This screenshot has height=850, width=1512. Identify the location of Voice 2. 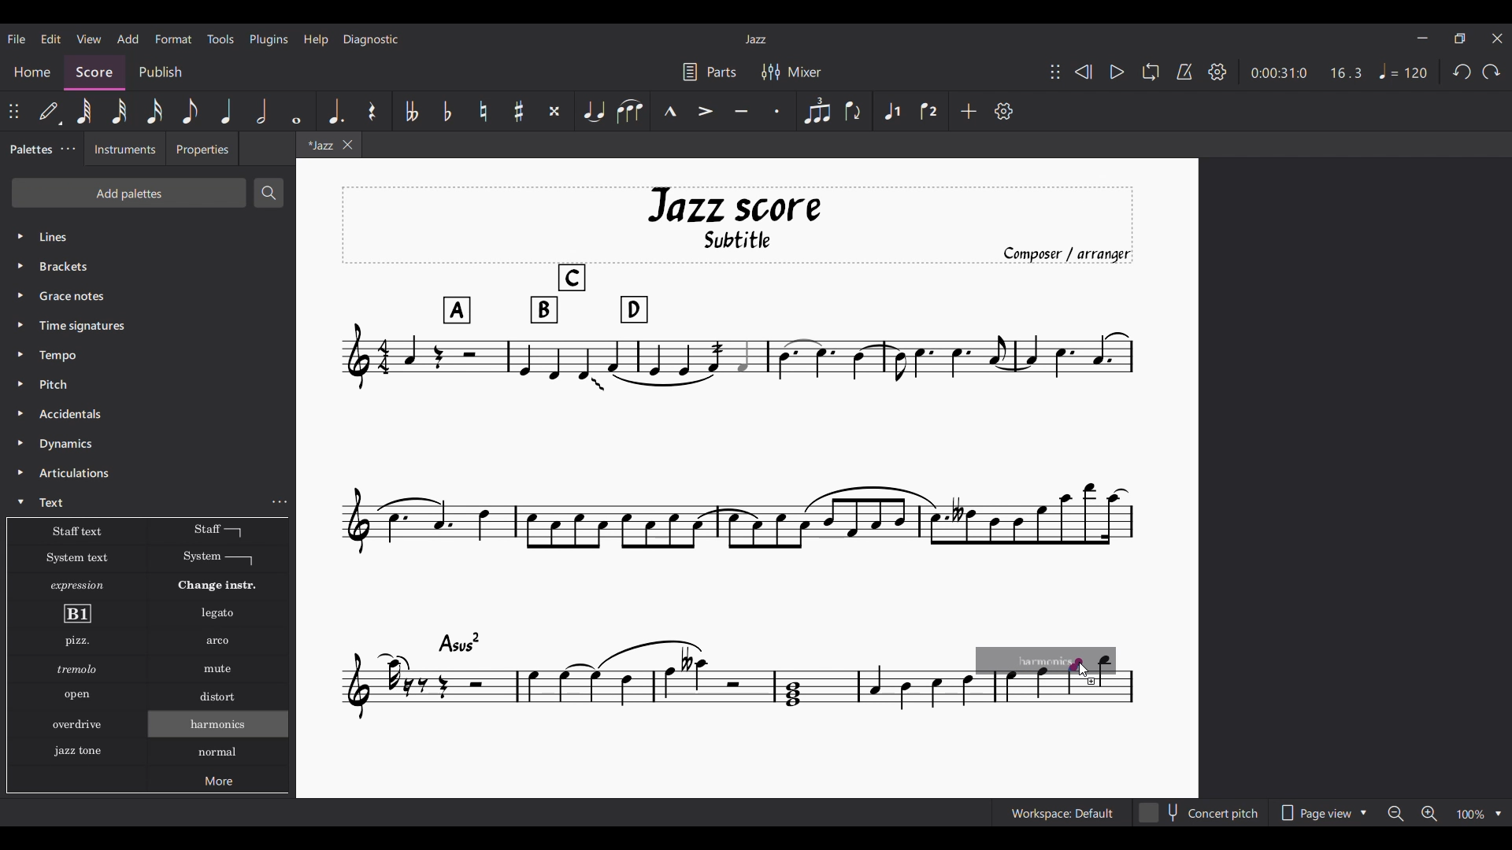
(929, 110).